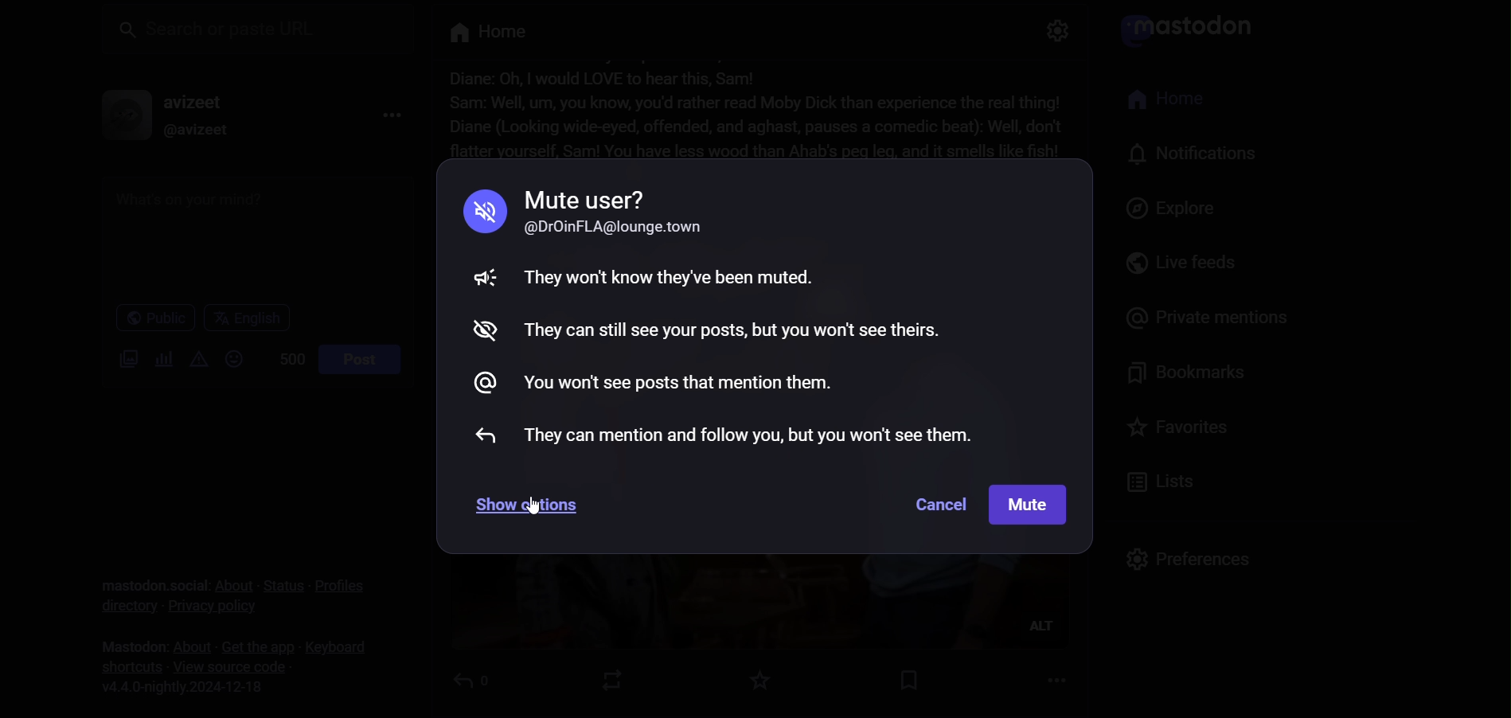 Image resolution: width=1511 pixels, height=718 pixels. I want to click on cursor, so click(532, 508).